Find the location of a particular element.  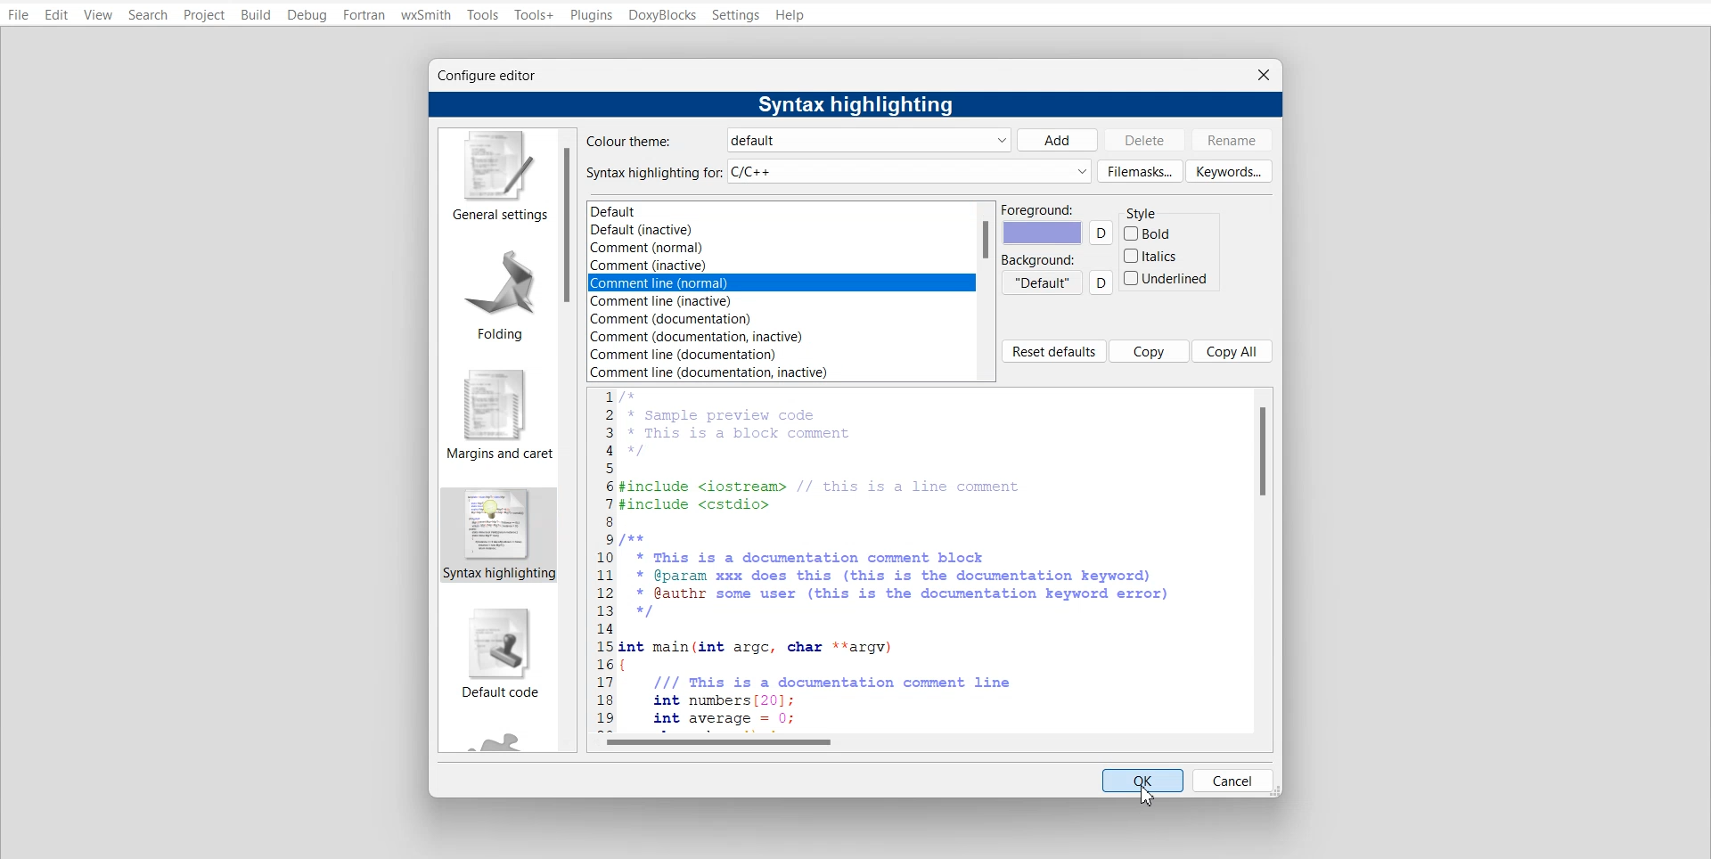

Comment line (inactive) is located at coordinates (701, 301).